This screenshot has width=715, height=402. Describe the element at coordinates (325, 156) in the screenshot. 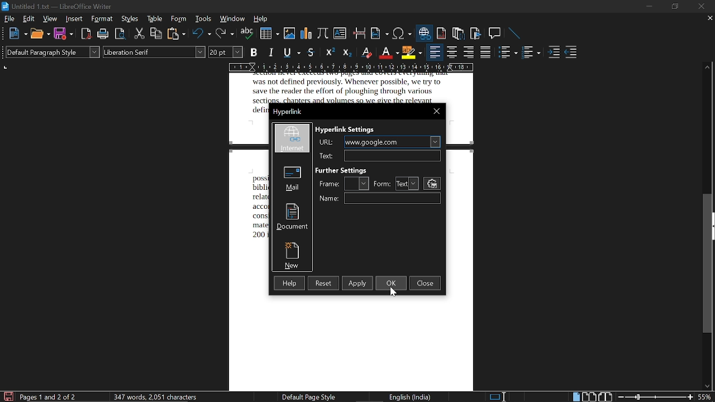

I see `Url` at that location.